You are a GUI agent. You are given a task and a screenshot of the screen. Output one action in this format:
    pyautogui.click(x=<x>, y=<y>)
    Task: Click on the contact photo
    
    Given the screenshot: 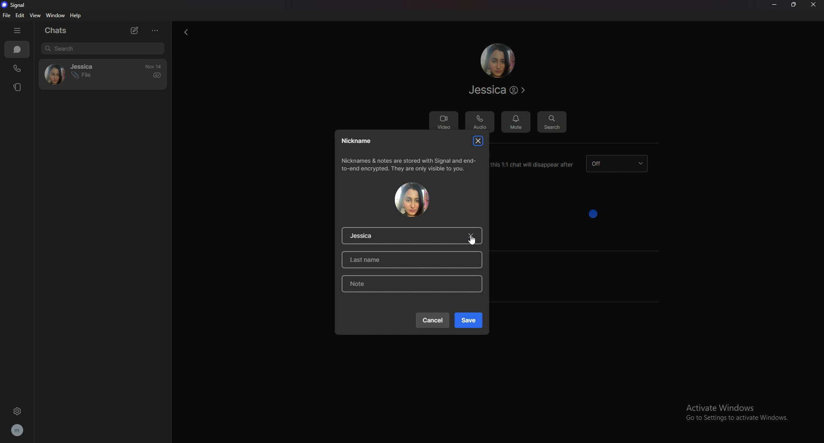 What is the action you would take?
    pyautogui.click(x=412, y=200)
    